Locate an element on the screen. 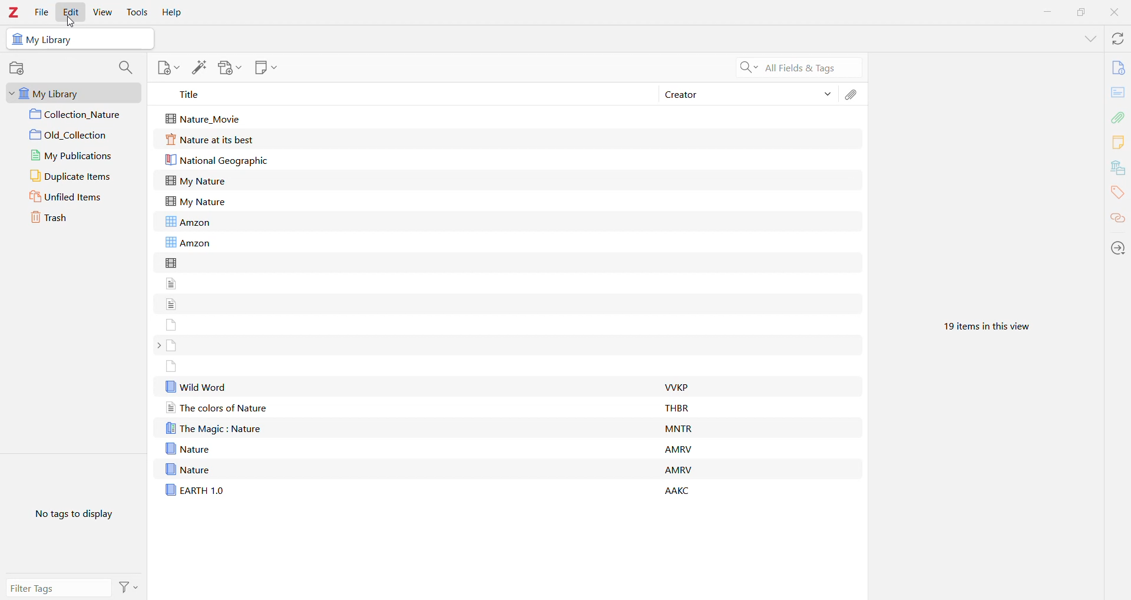 The width and height of the screenshot is (1131, 600). Amzon is located at coordinates (193, 221).